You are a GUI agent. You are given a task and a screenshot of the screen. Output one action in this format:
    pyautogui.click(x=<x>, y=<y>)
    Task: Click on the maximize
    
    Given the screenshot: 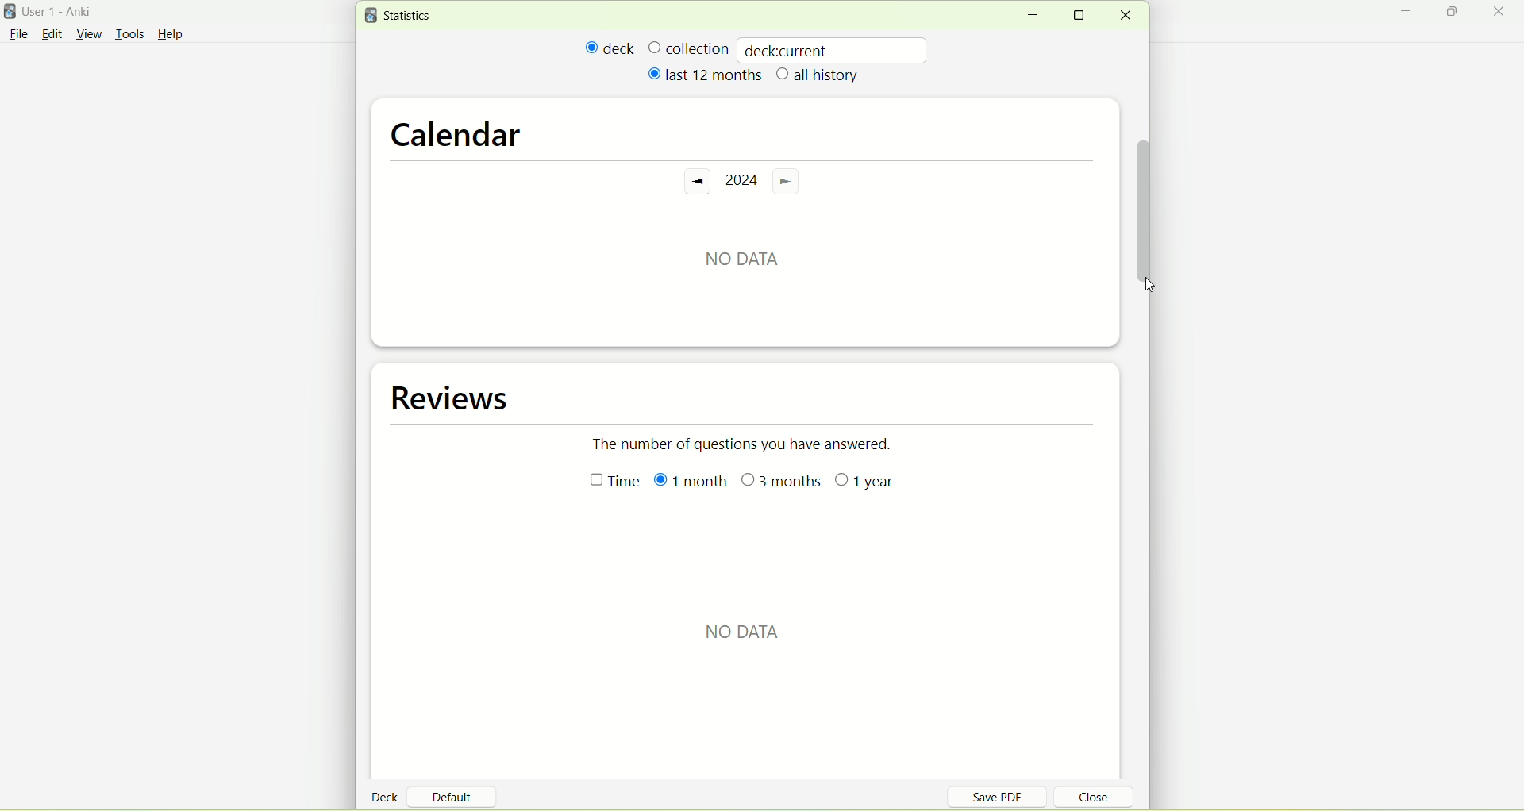 What is the action you would take?
    pyautogui.click(x=1084, y=15)
    